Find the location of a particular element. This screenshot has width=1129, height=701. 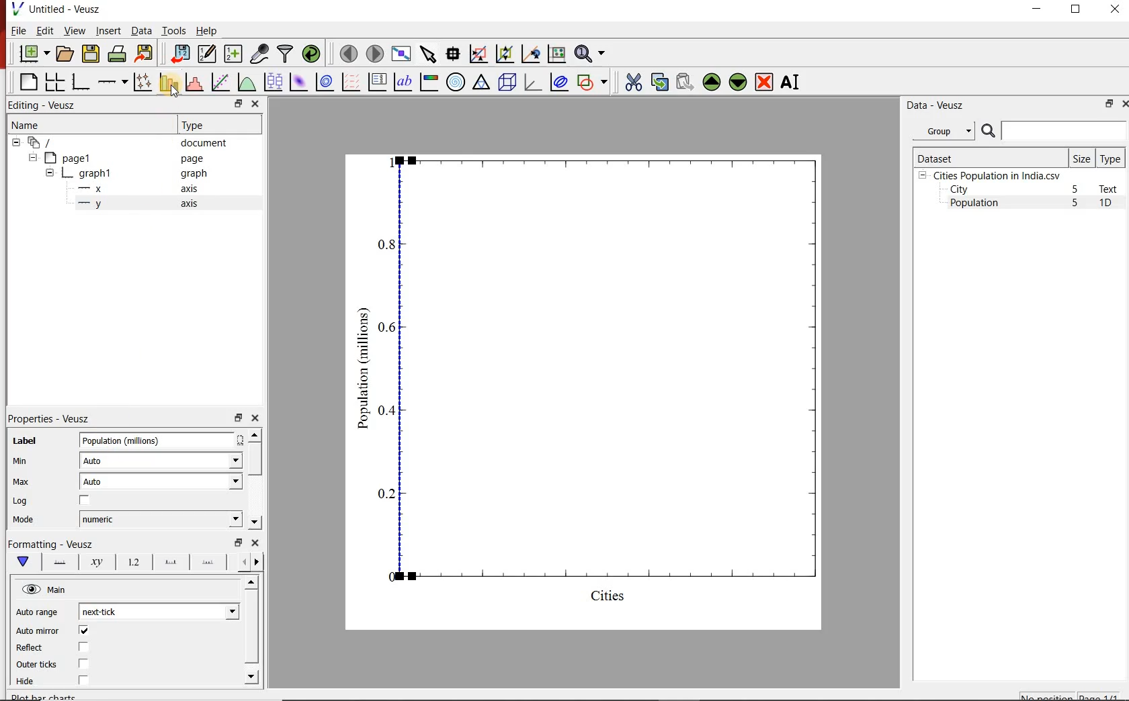

plot a vector field is located at coordinates (349, 81).